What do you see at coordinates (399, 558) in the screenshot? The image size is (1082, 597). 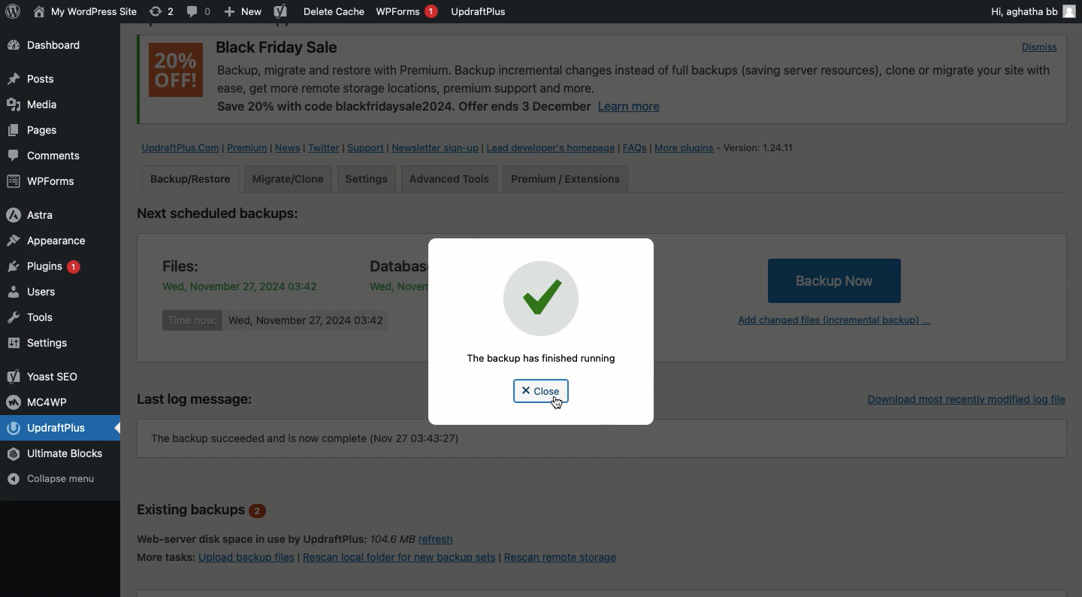 I see `Rescan local folder for new backup sets` at bounding box center [399, 558].